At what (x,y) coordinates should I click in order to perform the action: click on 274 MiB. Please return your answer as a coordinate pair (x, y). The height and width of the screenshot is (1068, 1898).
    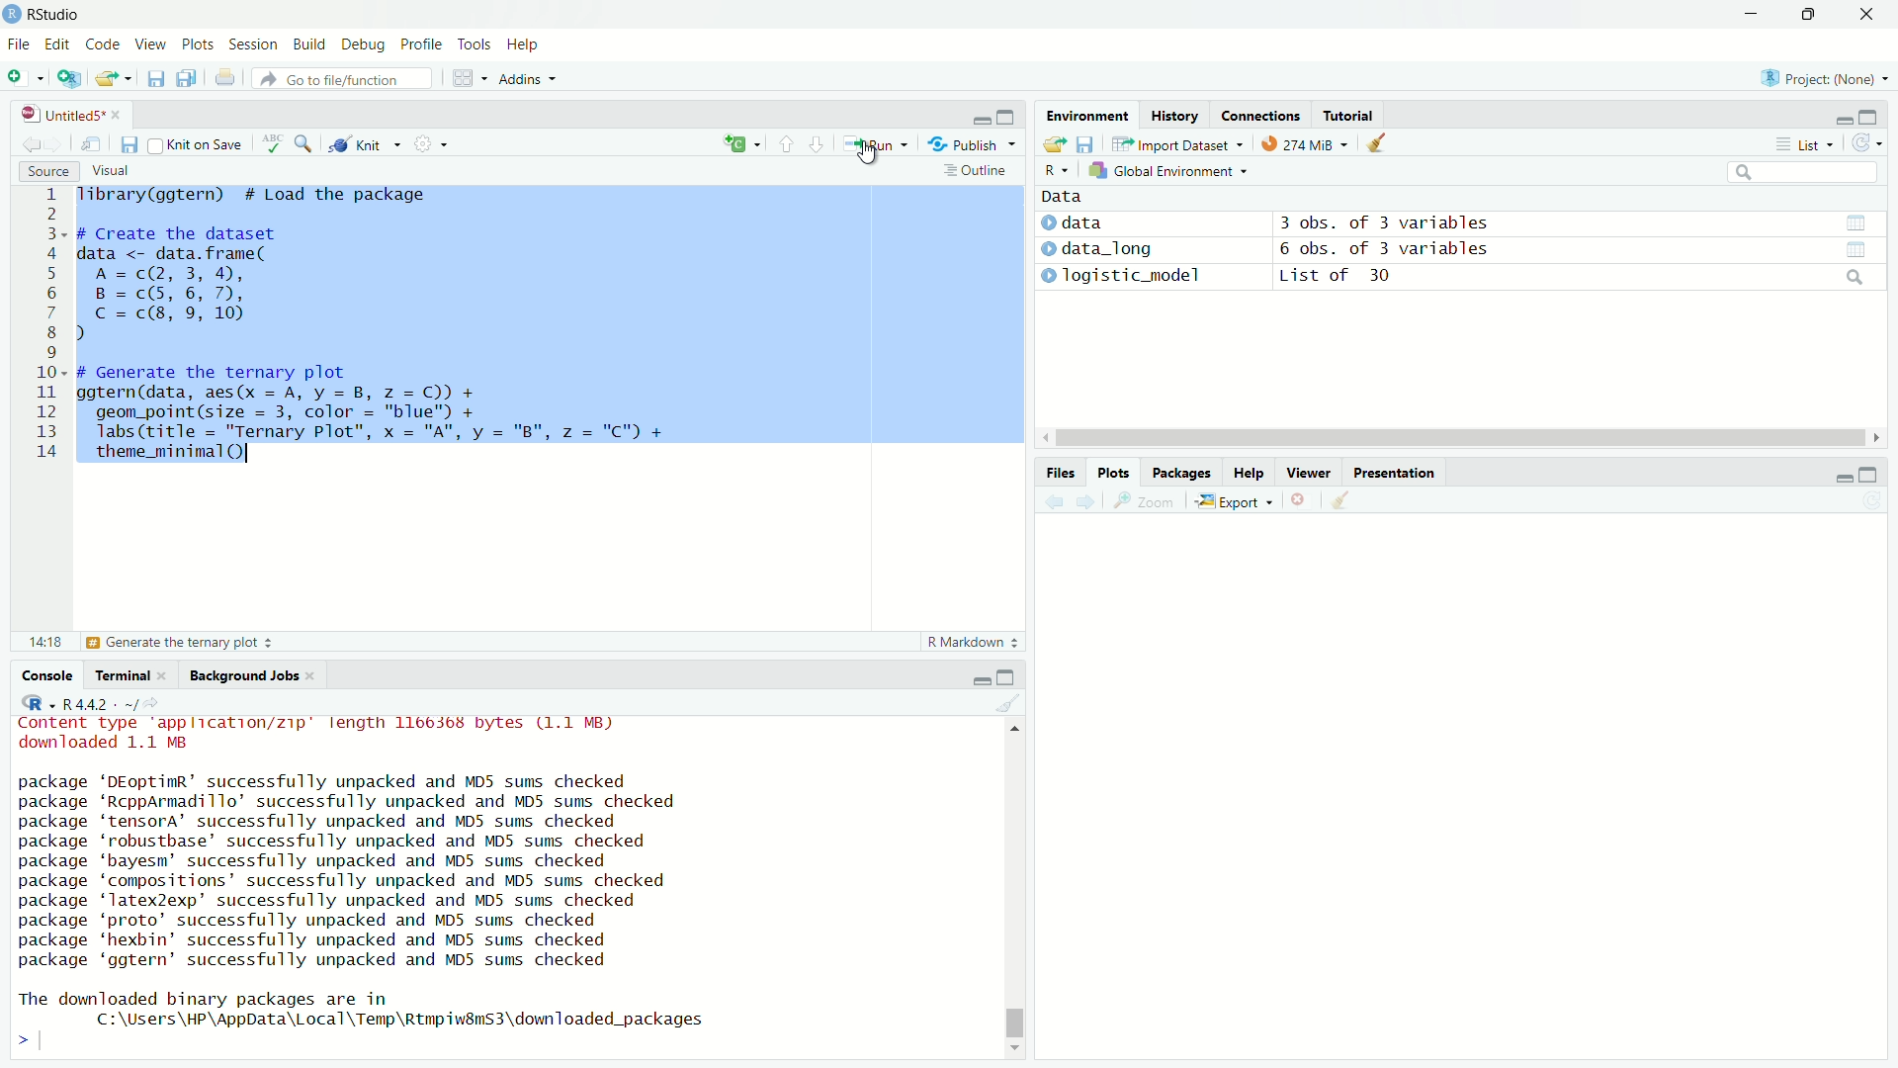
    Looking at the image, I should click on (1299, 144).